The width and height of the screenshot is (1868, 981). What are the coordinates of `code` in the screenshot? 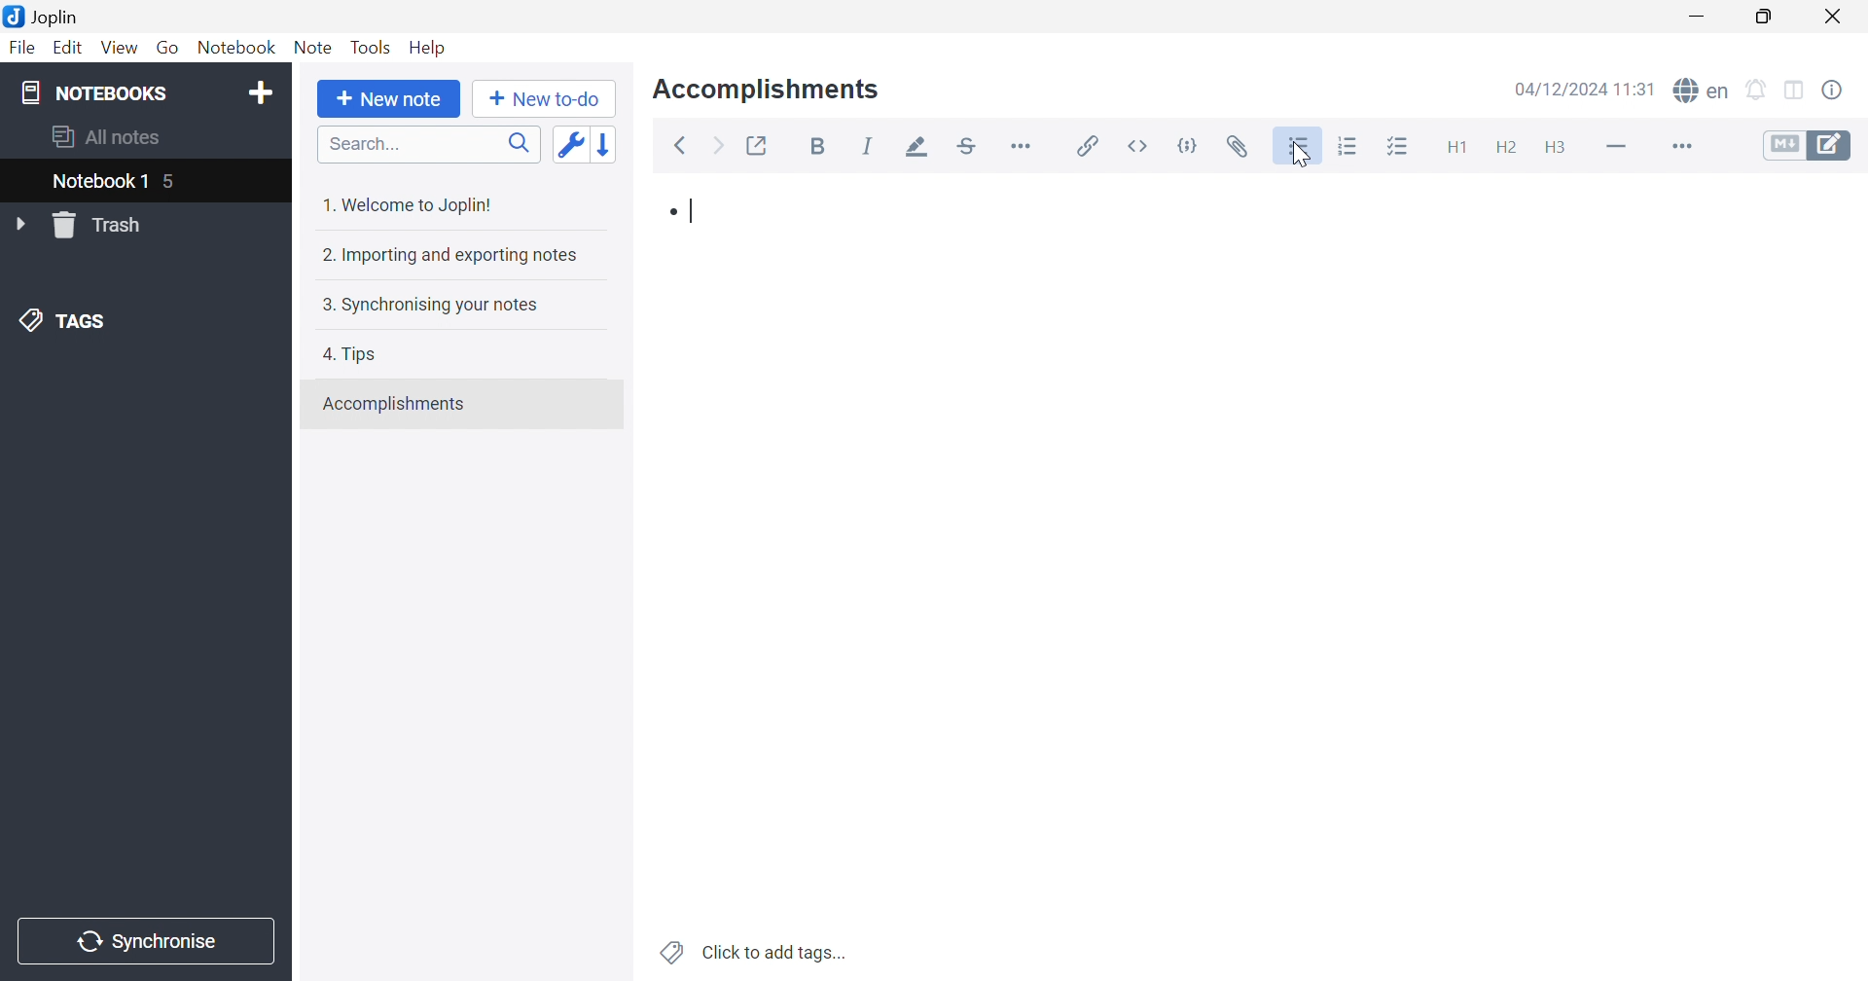 It's located at (1189, 143).